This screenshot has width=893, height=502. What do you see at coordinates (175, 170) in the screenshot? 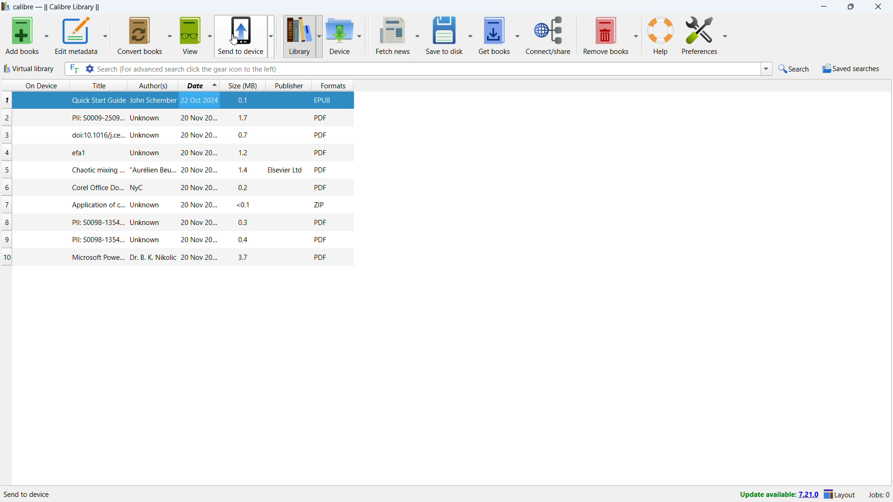
I see `one book entry` at bounding box center [175, 170].